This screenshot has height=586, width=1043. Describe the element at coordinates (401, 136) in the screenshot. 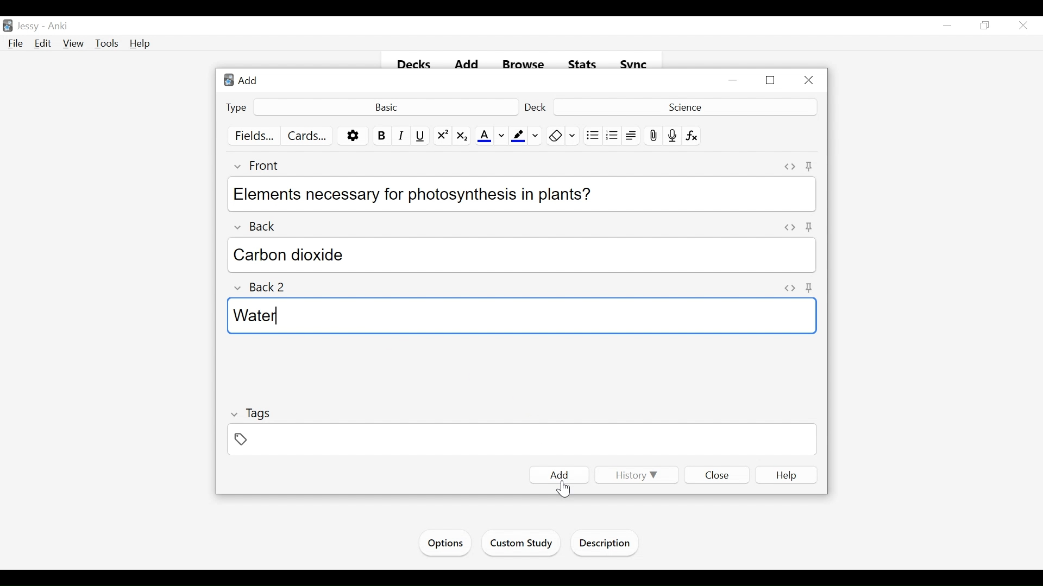

I see `Italics` at that location.